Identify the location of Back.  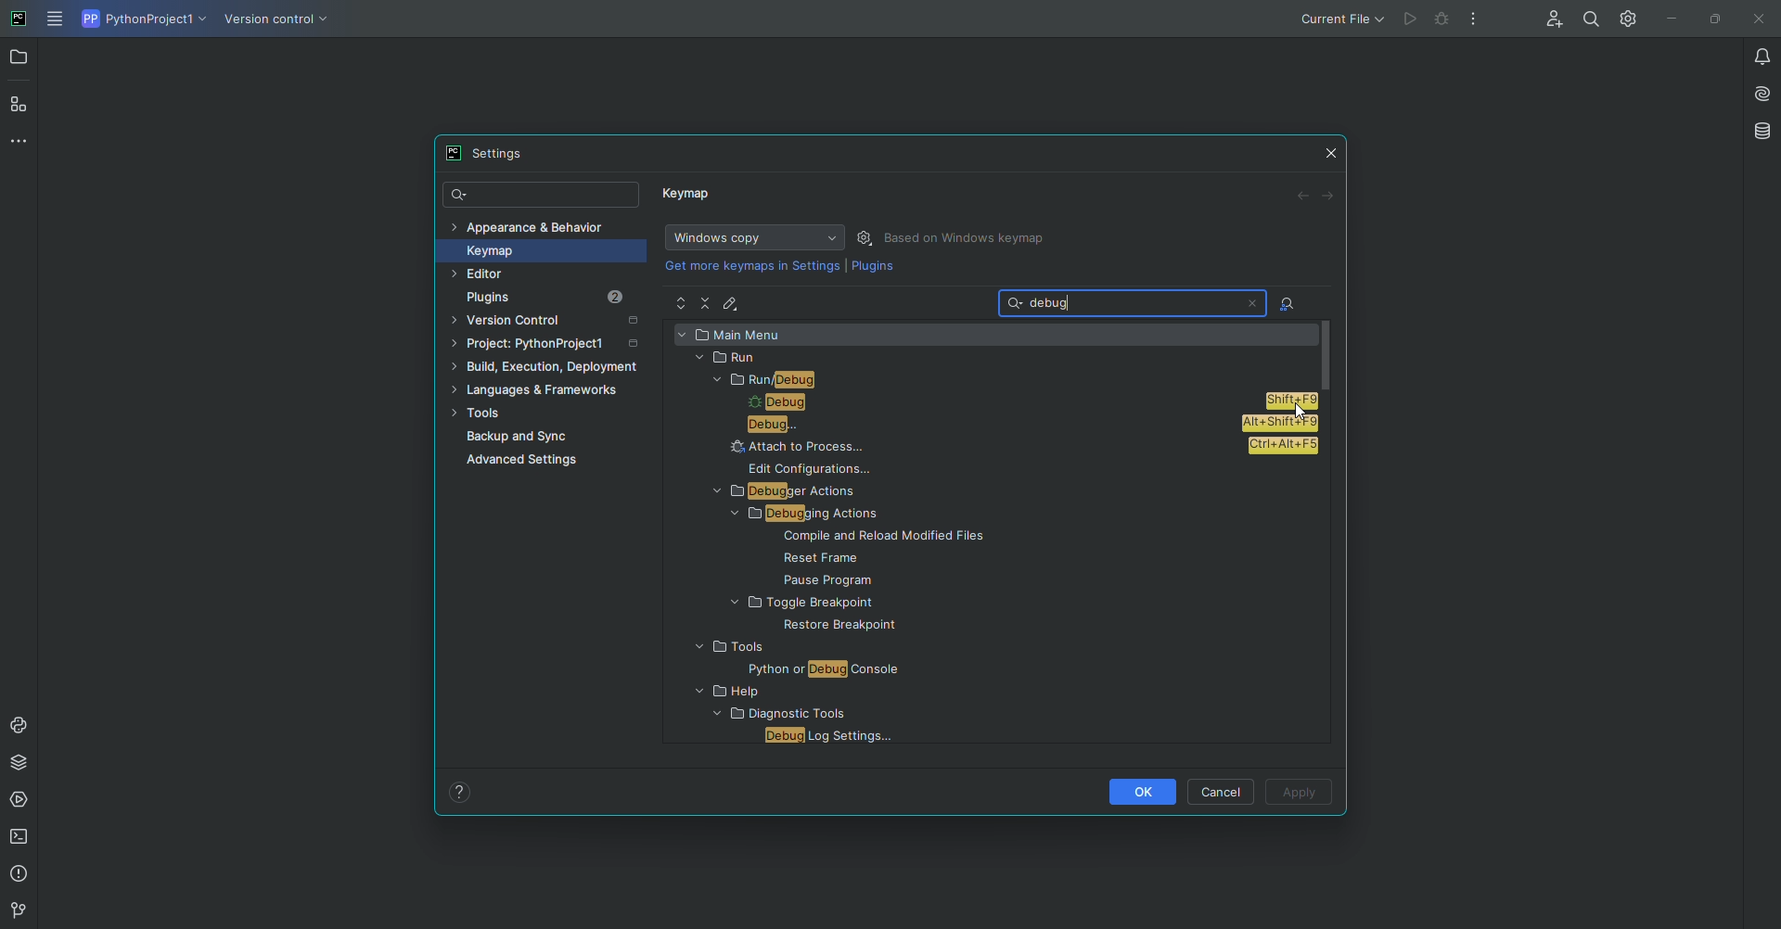
(1303, 197).